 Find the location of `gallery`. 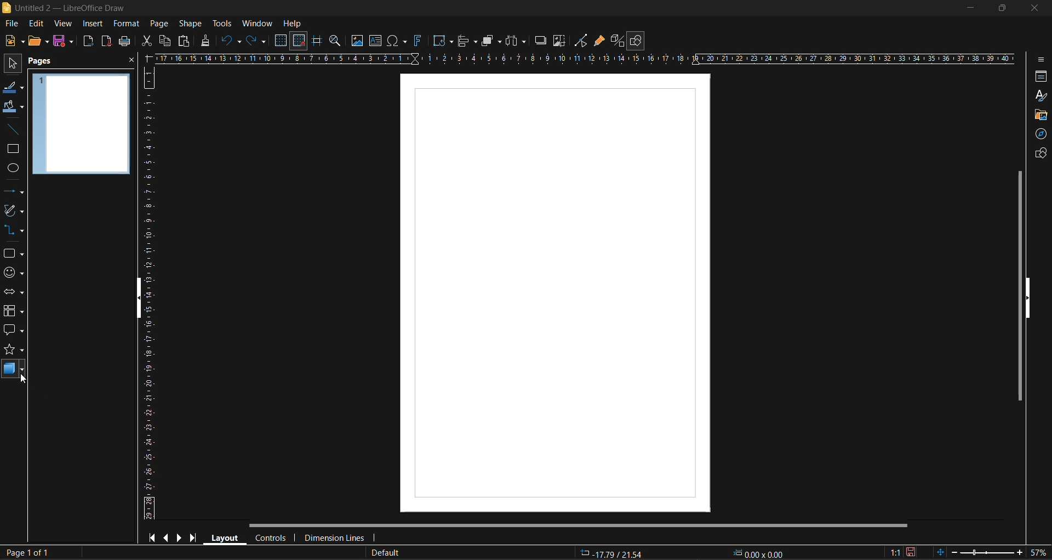

gallery is located at coordinates (1041, 115).